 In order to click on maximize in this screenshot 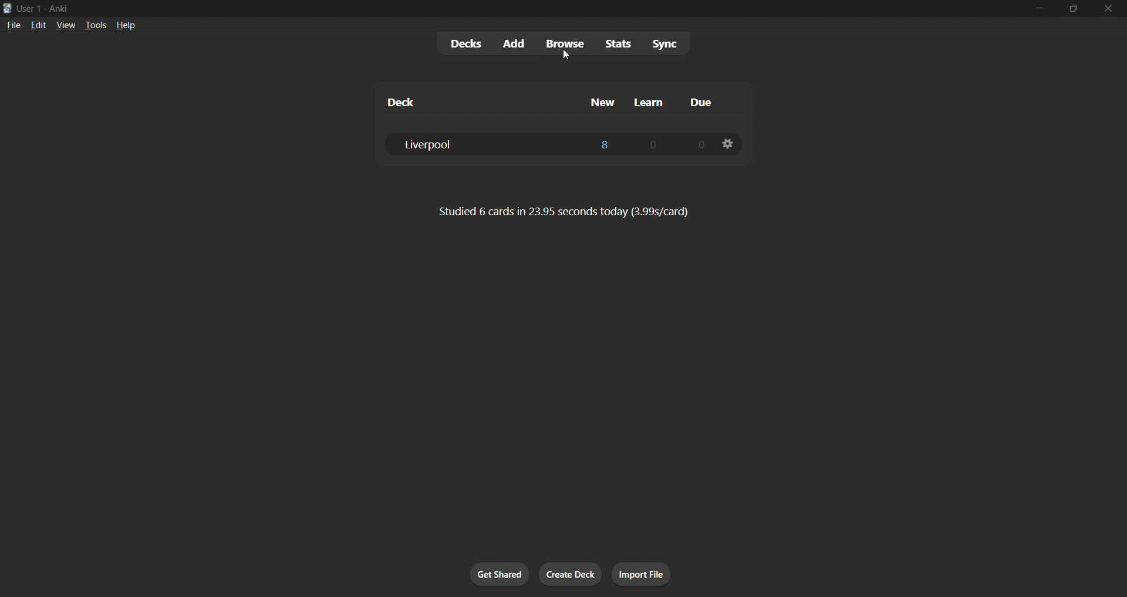, I will do `click(1069, 9)`.